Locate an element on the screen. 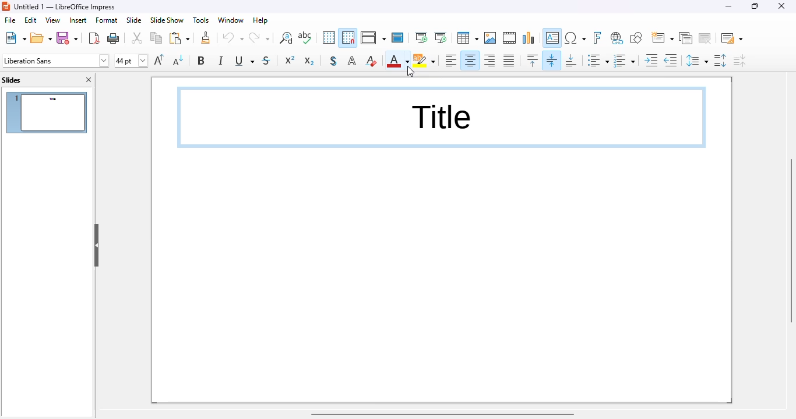 Image resolution: width=796 pixels, height=419 pixels. underline is located at coordinates (244, 61).